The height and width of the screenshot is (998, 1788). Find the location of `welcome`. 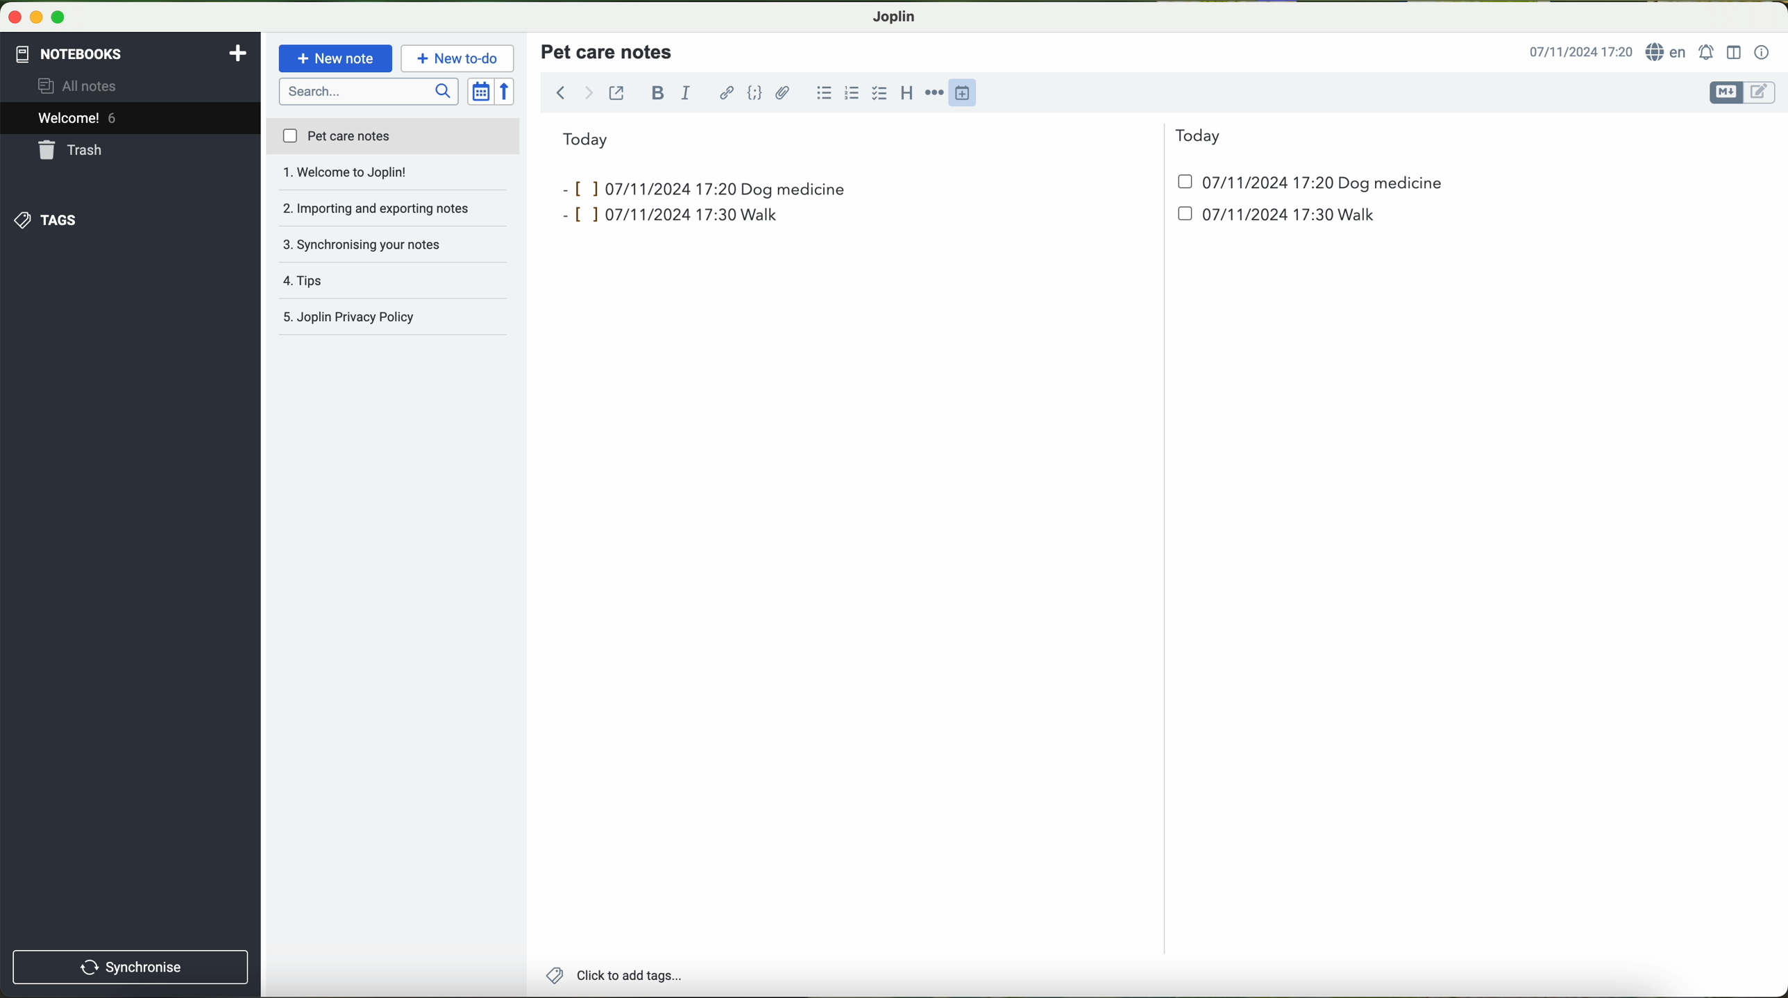

welcome is located at coordinates (130, 120).